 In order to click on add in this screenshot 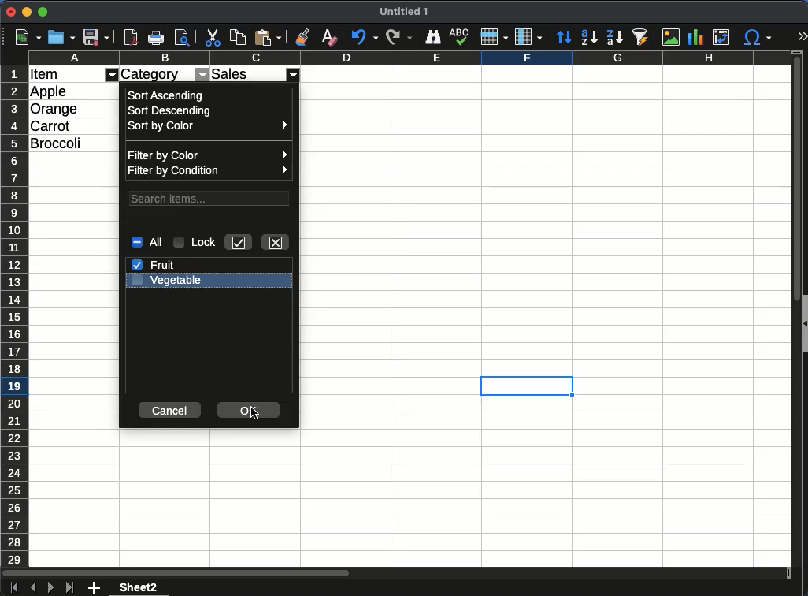, I will do `click(94, 588)`.